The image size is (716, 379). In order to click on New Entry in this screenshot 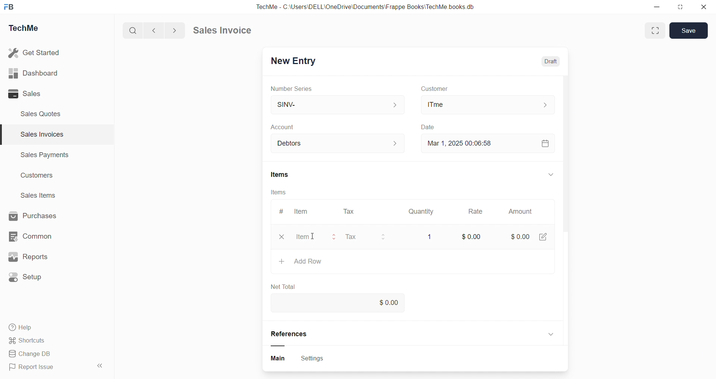, I will do `click(296, 60)`.